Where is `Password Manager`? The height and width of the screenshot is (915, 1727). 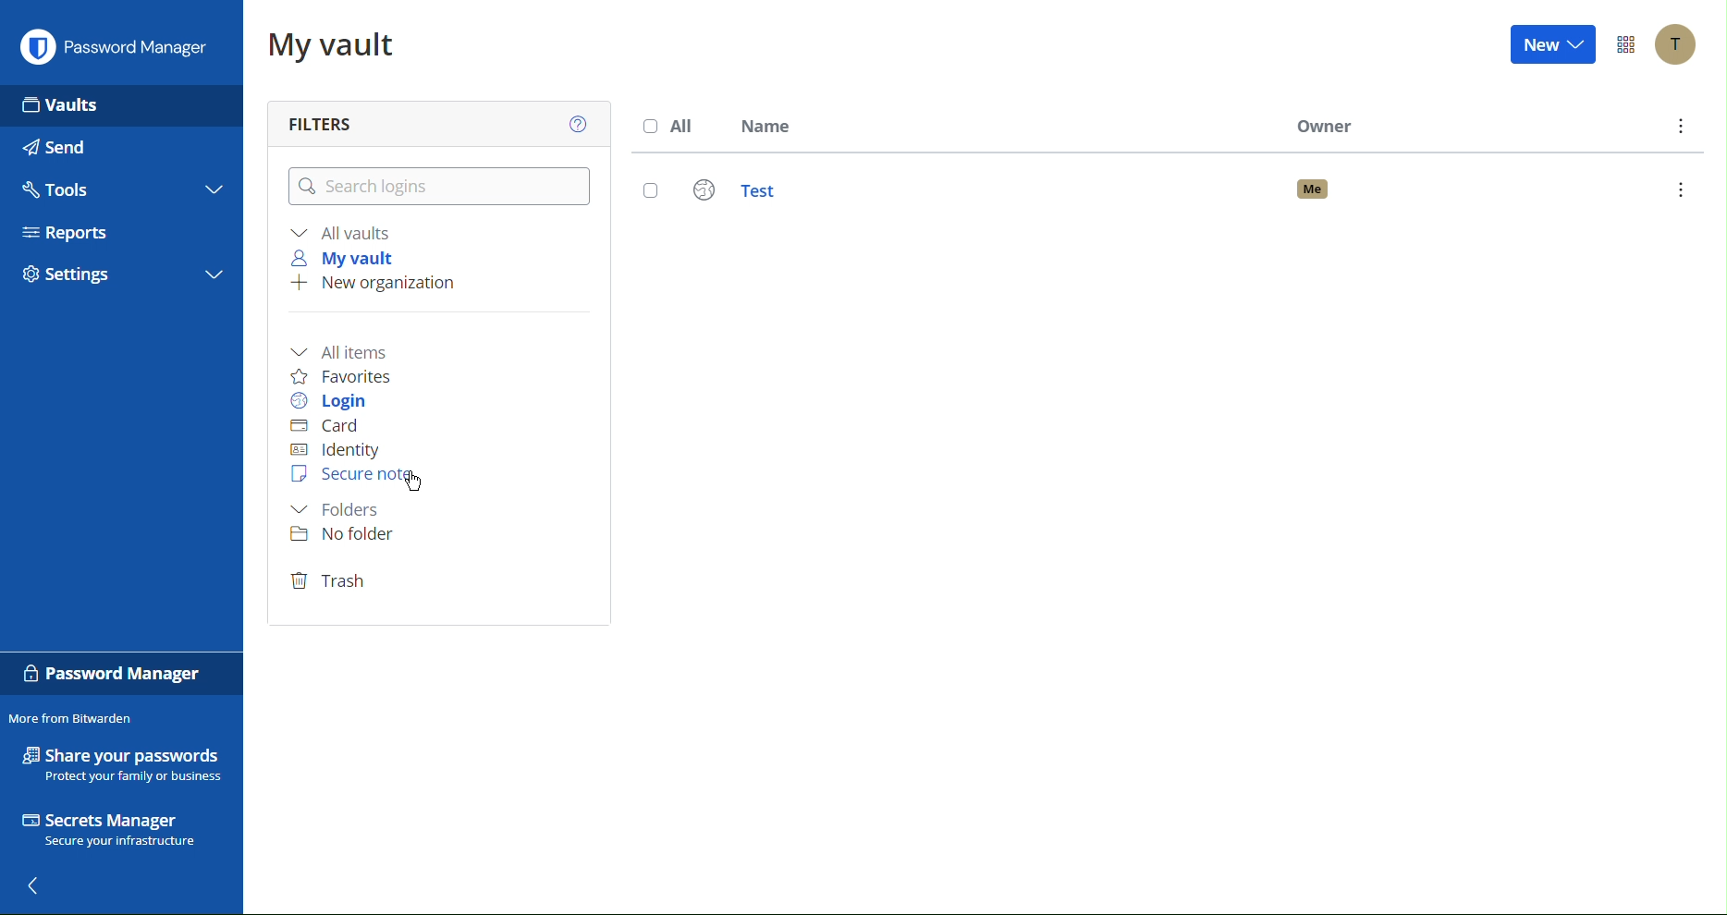
Password Manager is located at coordinates (118, 674).